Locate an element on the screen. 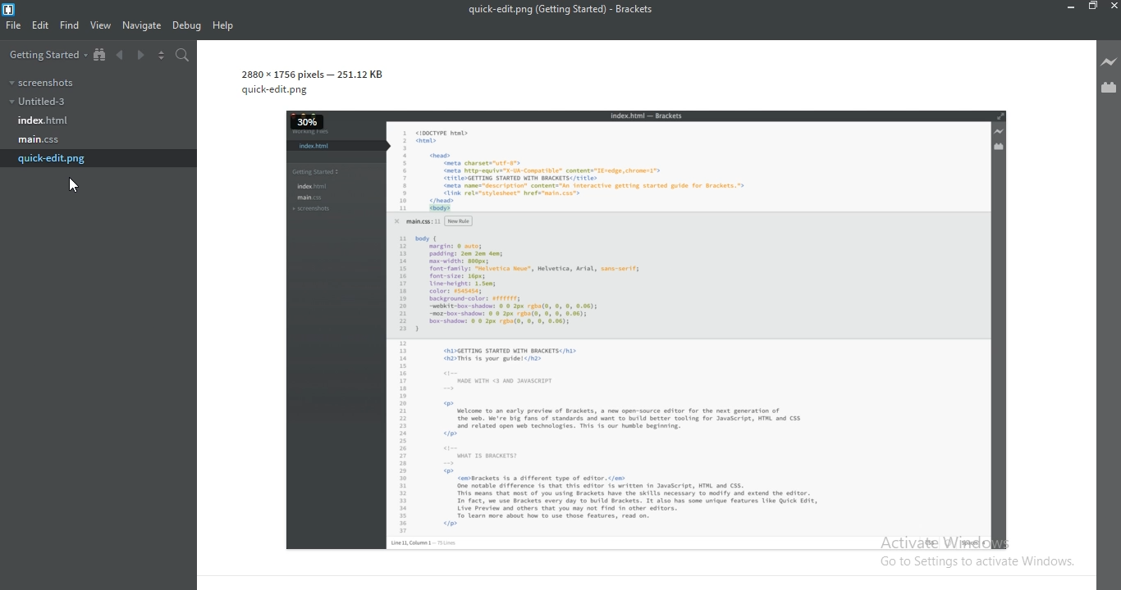  quick-edit.png image is located at coordinates (632, 313).